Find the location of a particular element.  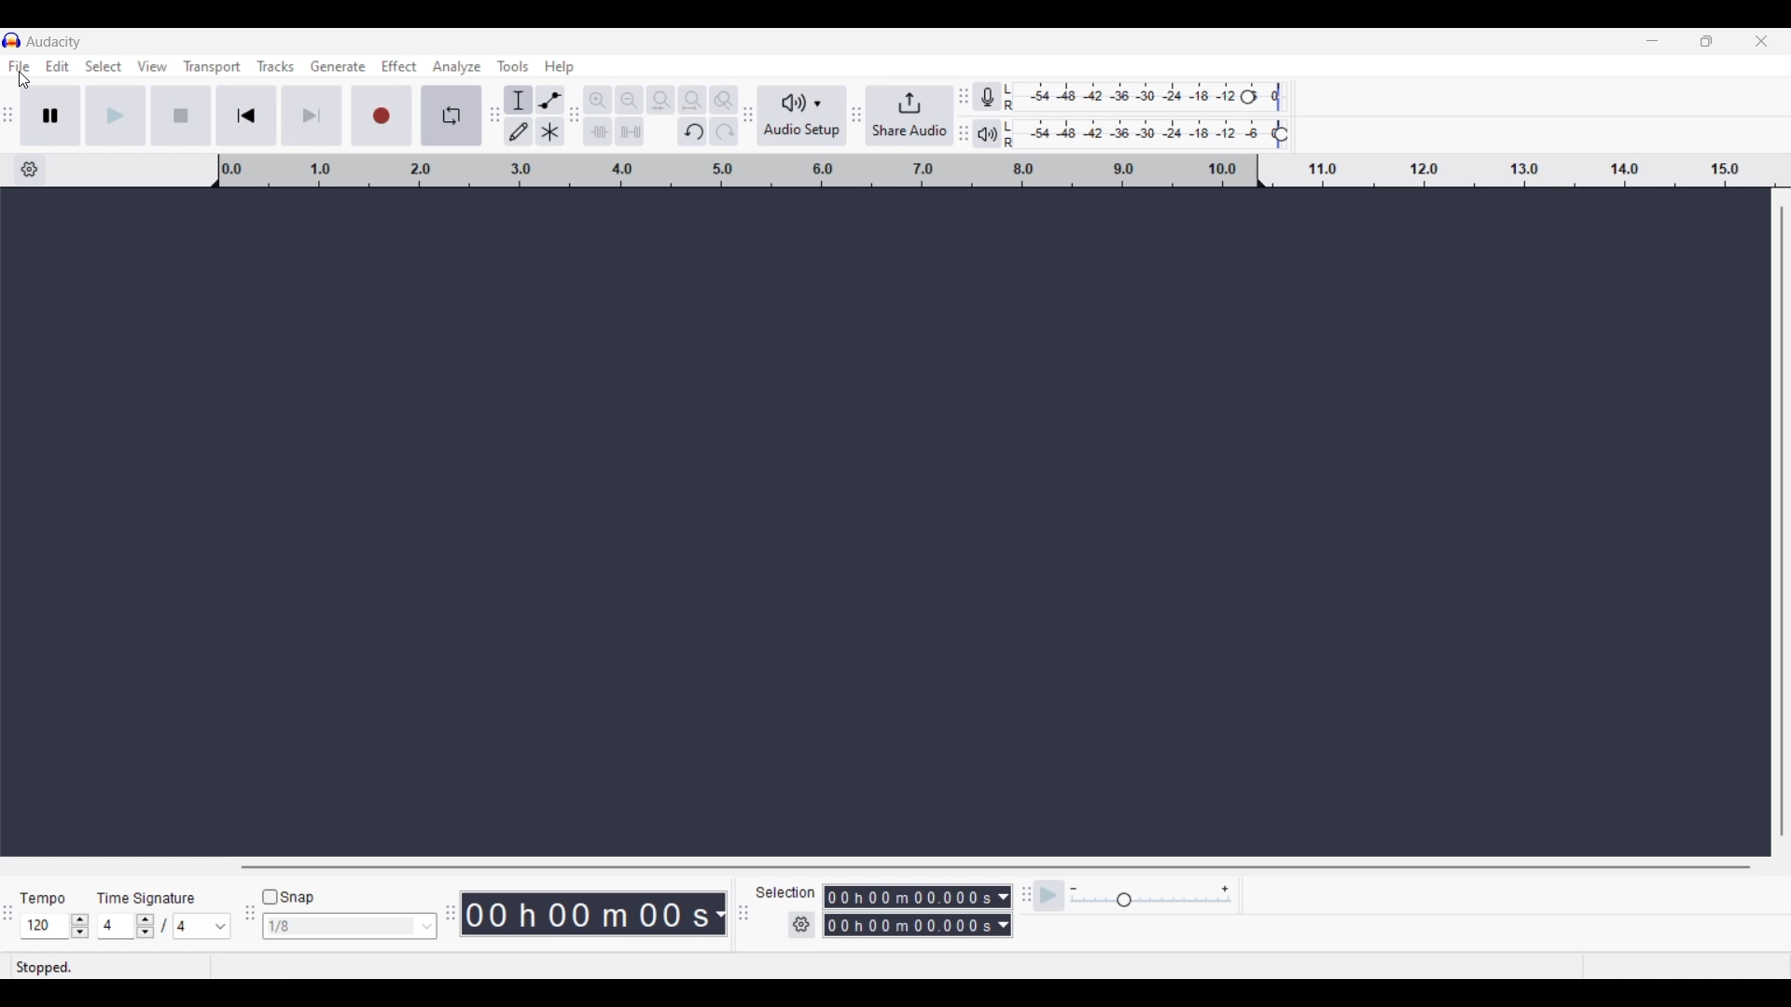

Share audio is located at coordinates (908, 116).